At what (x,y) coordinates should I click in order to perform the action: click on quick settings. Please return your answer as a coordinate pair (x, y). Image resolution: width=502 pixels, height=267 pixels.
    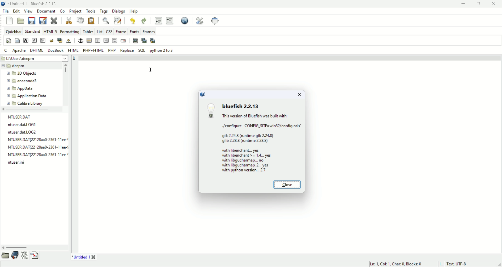
    Looking at the image, I should click on (9, 41).